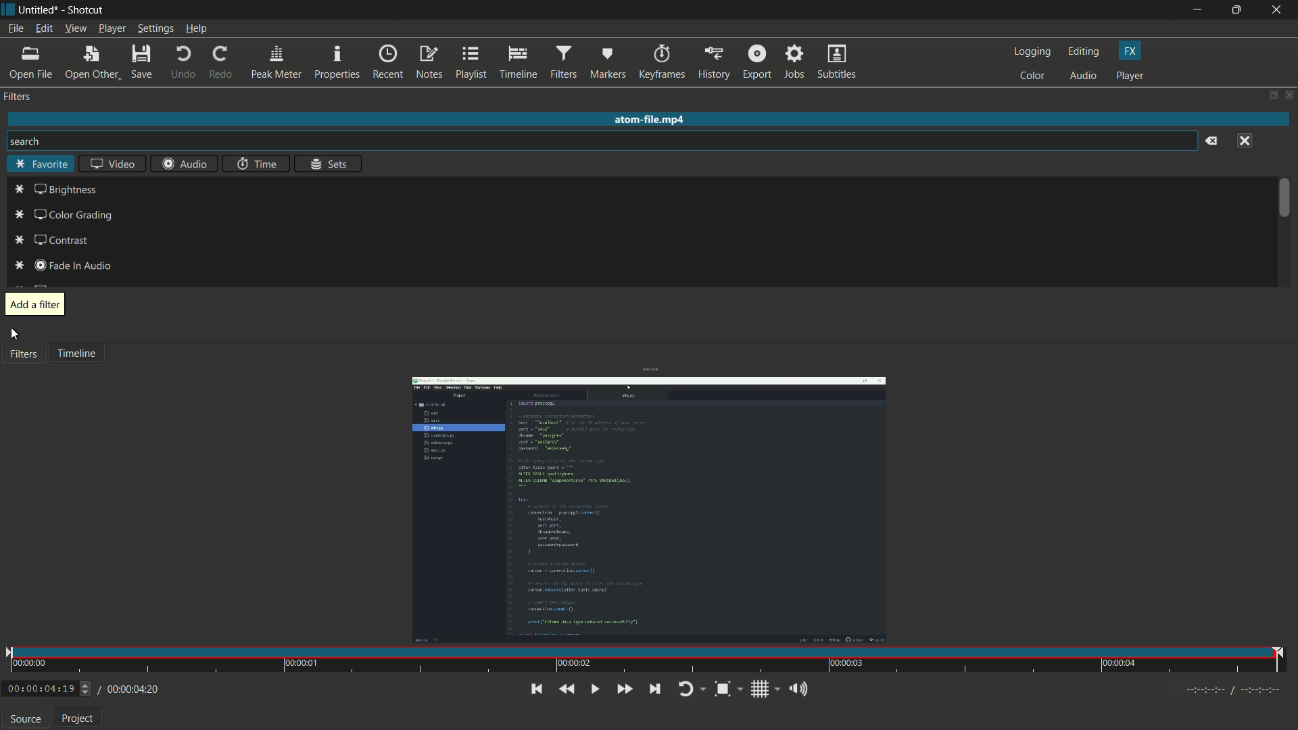 Image resolution: width=1298 pixels, height=730 pixels. Describe the element at coordinates (15, 335) in the screenshot. I see `cursor` at that location.